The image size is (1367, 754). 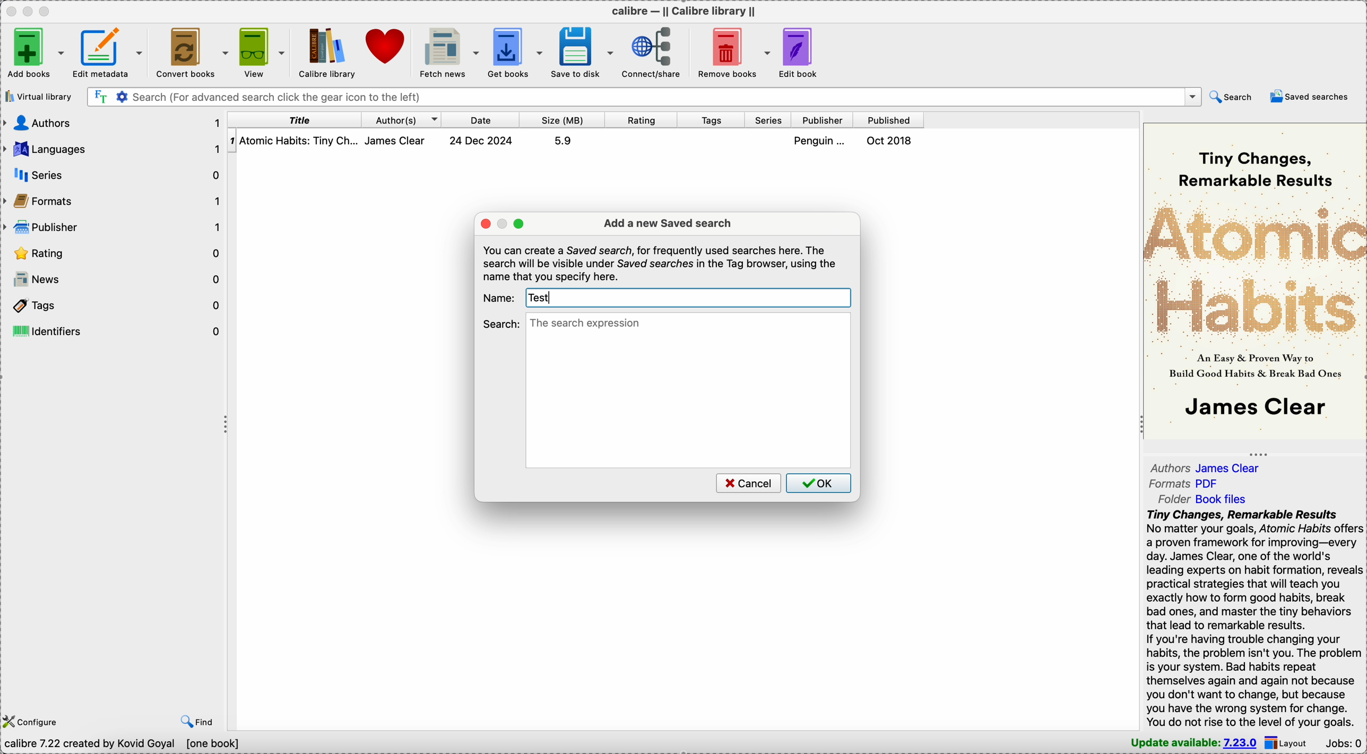 I want to click on save to disk, so click(x=584, y=51).